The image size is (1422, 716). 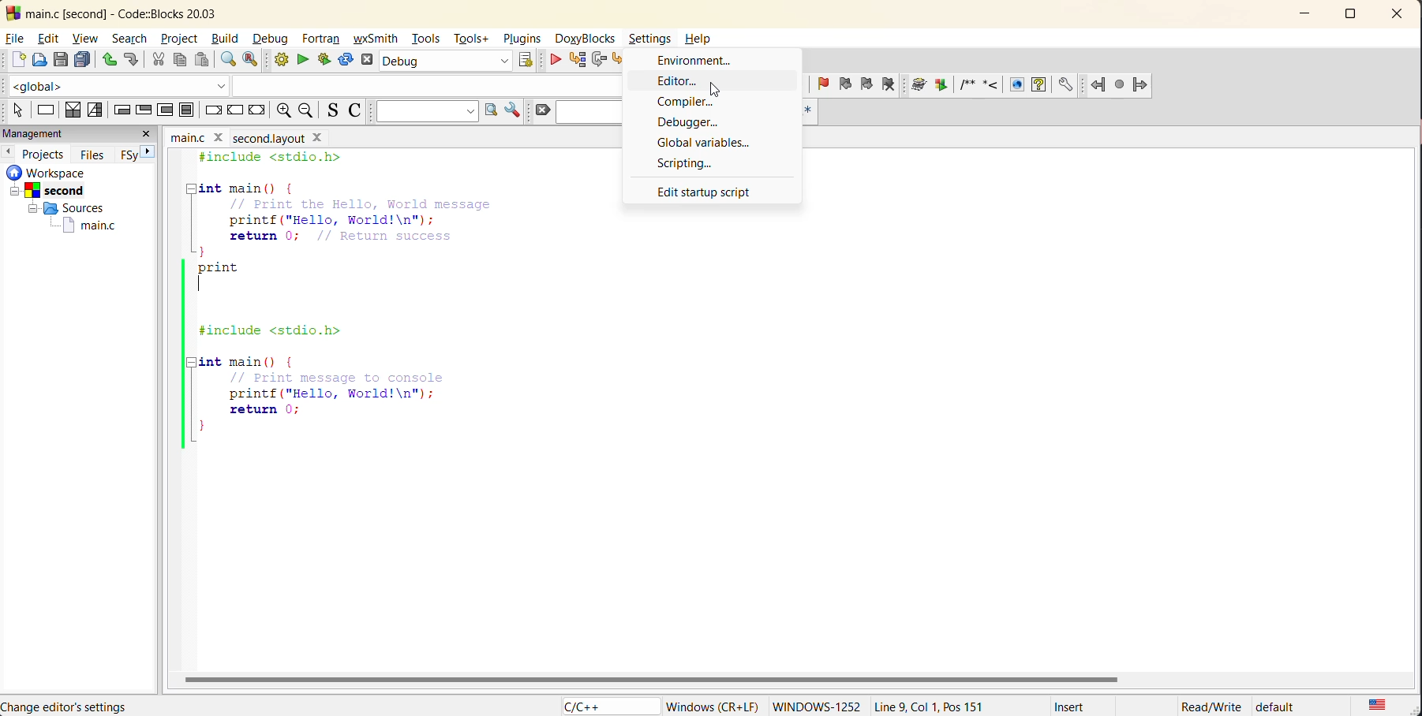 What do you see at coordinates (140, 13) in the screenshot?
I see `app name and file name` at bounding box center [140, 13].